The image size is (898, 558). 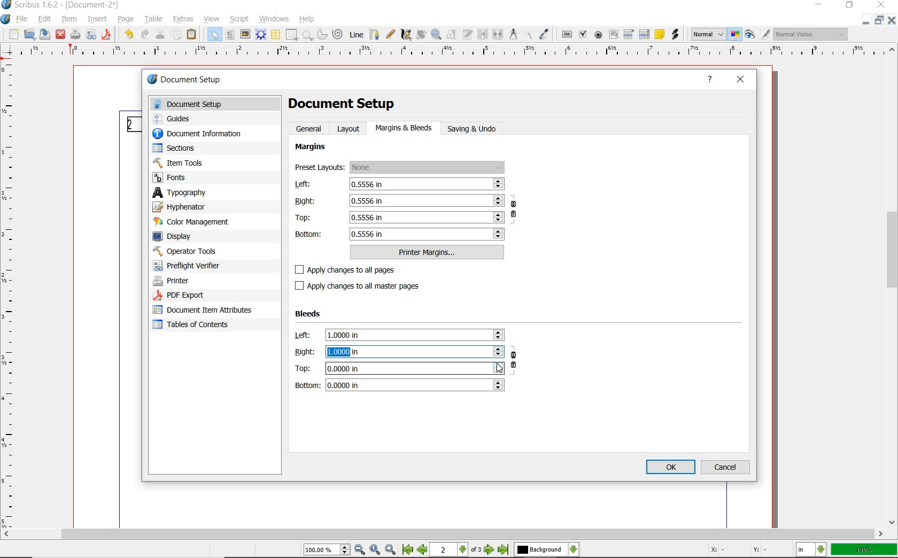 I want to click on display, so click(x=177, y=237).